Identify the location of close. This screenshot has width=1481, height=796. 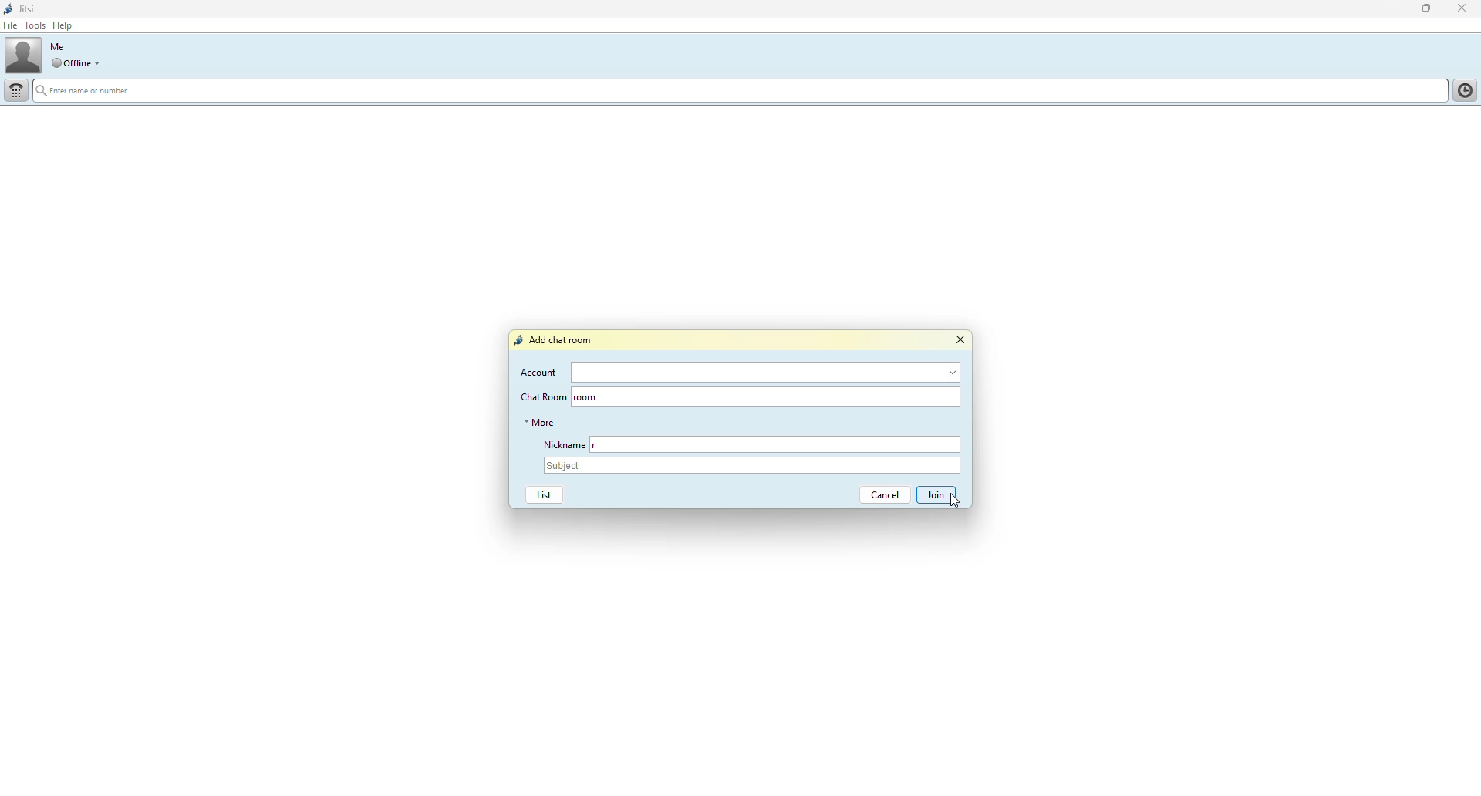
(960, 340).